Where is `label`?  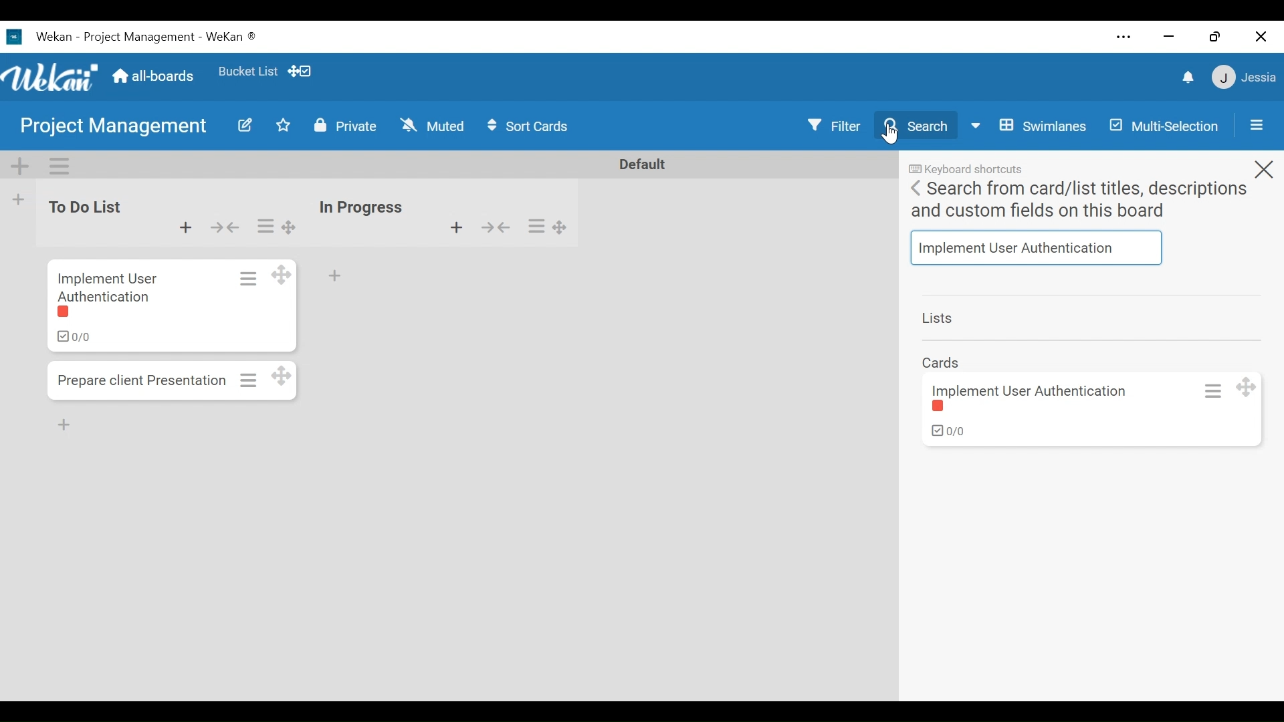 label is located at coordinates (940, 407).